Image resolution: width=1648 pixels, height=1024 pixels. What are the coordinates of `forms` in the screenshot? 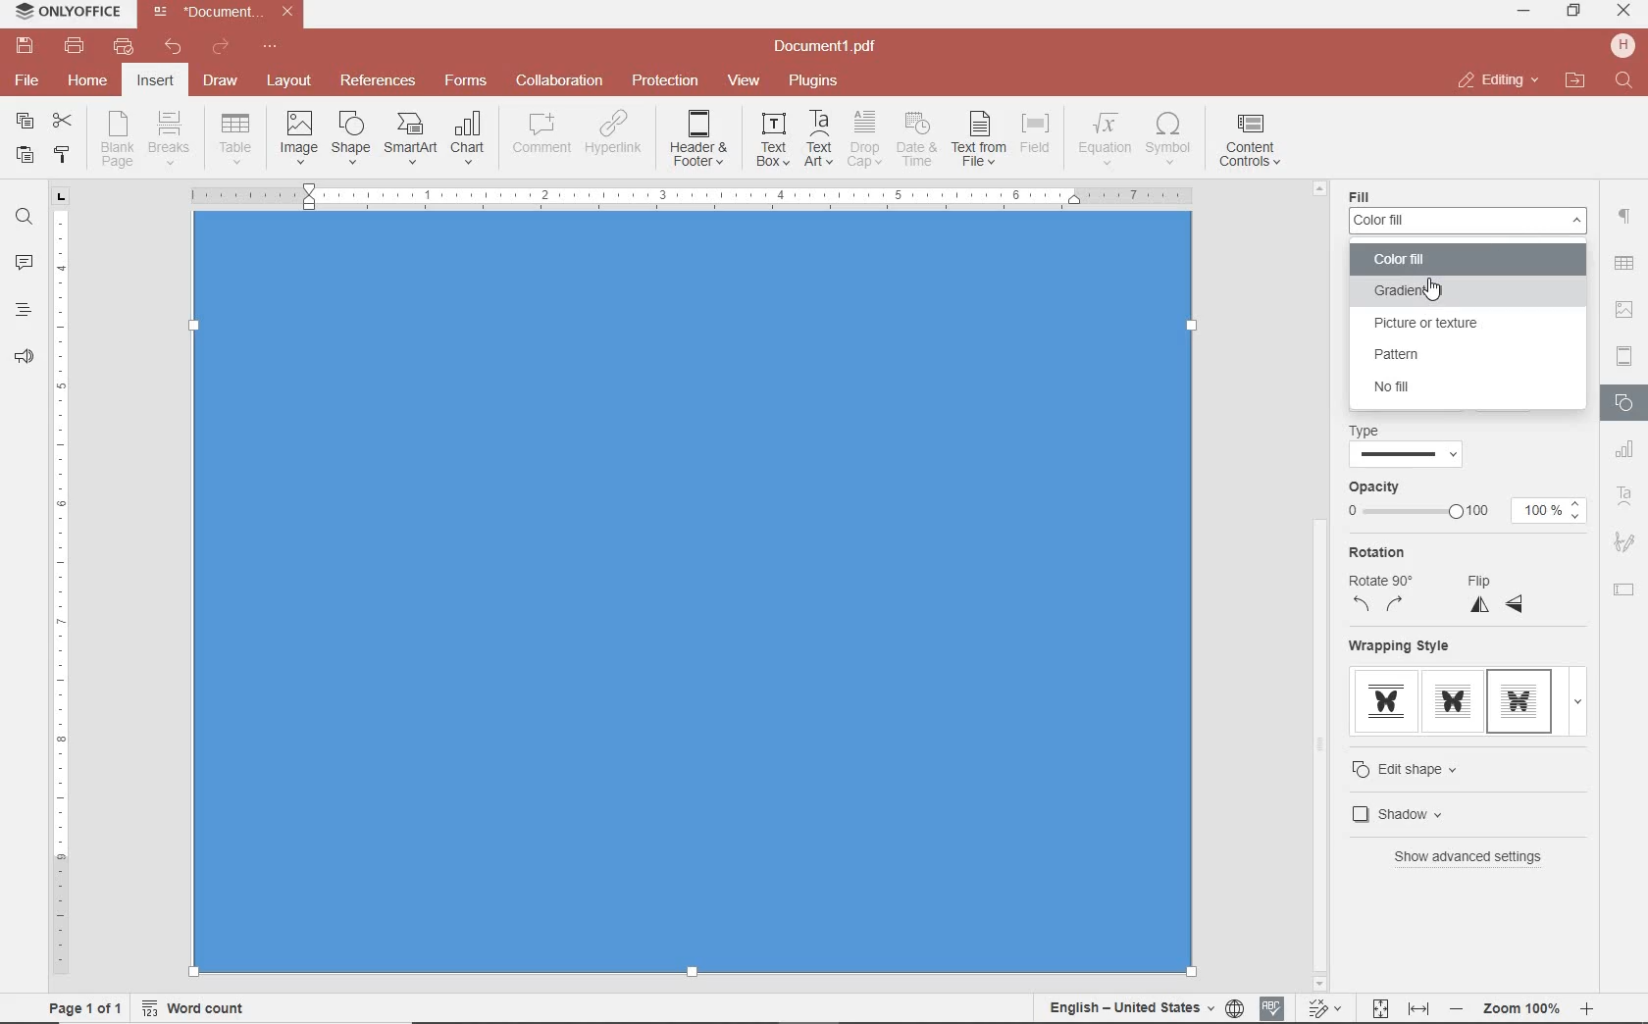 It's located at (466, 80).